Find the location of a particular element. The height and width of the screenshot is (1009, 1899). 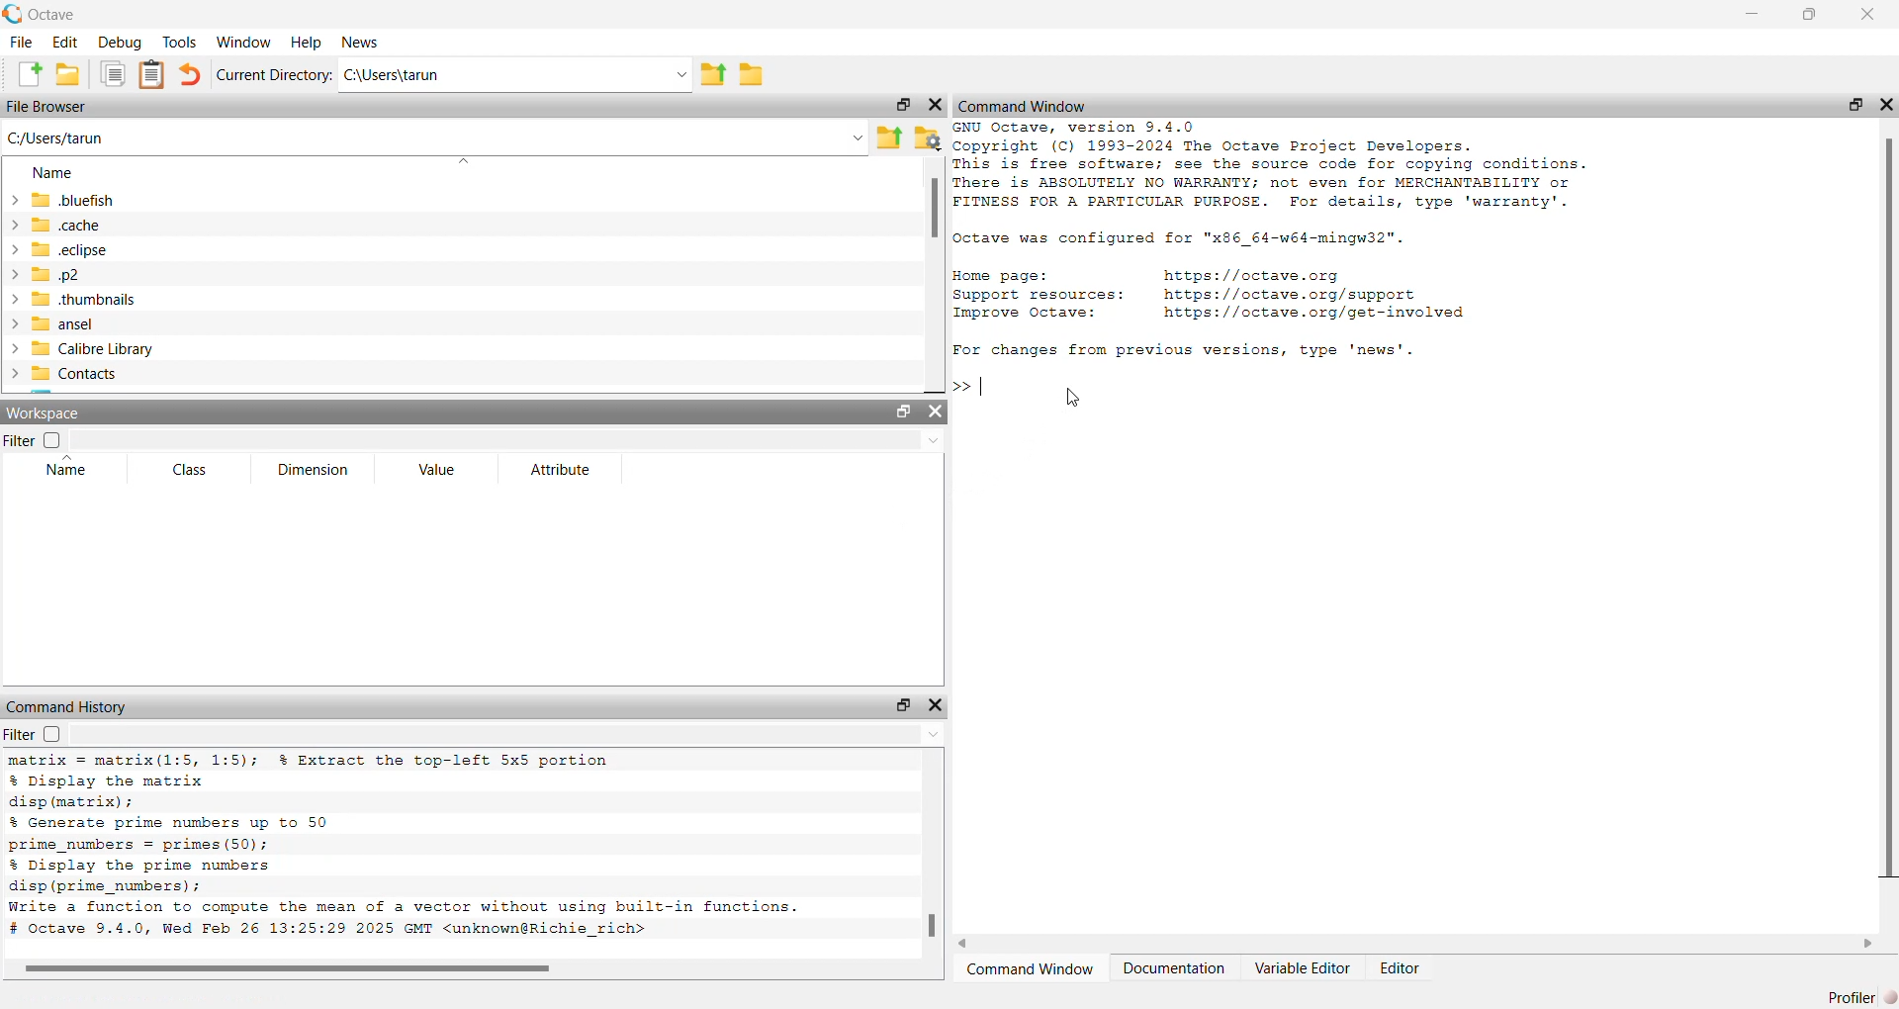

add file is located at coordinates (29, 75).